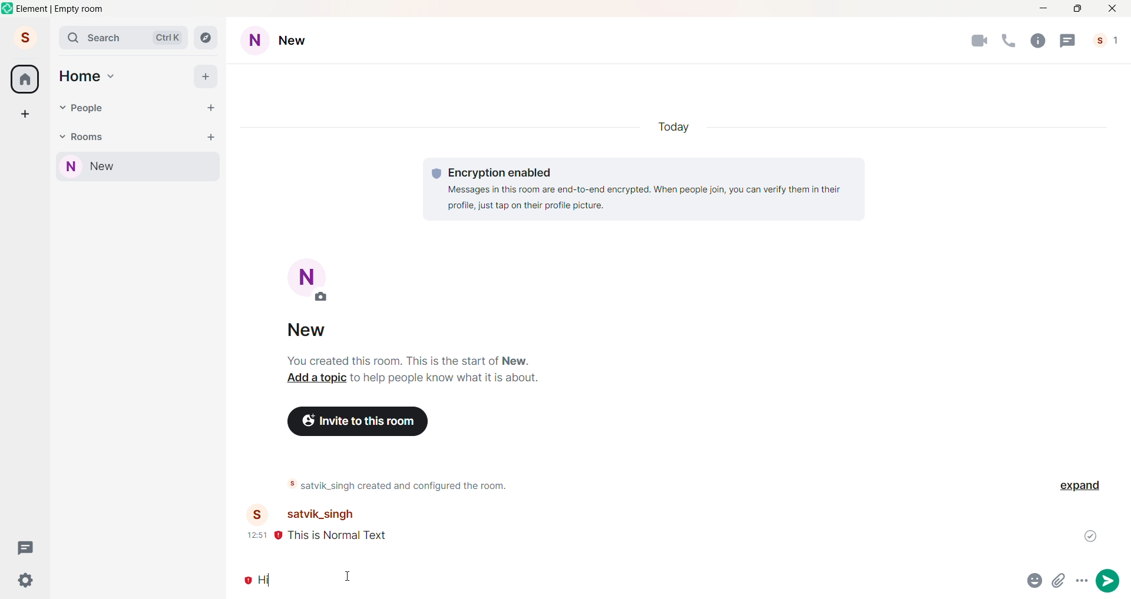 This screenshot has width=1131, height=599. What do you see at coordinates (359, 421) in the screenshot?
I see `Invite to this room` at bounding box center [359, 421].